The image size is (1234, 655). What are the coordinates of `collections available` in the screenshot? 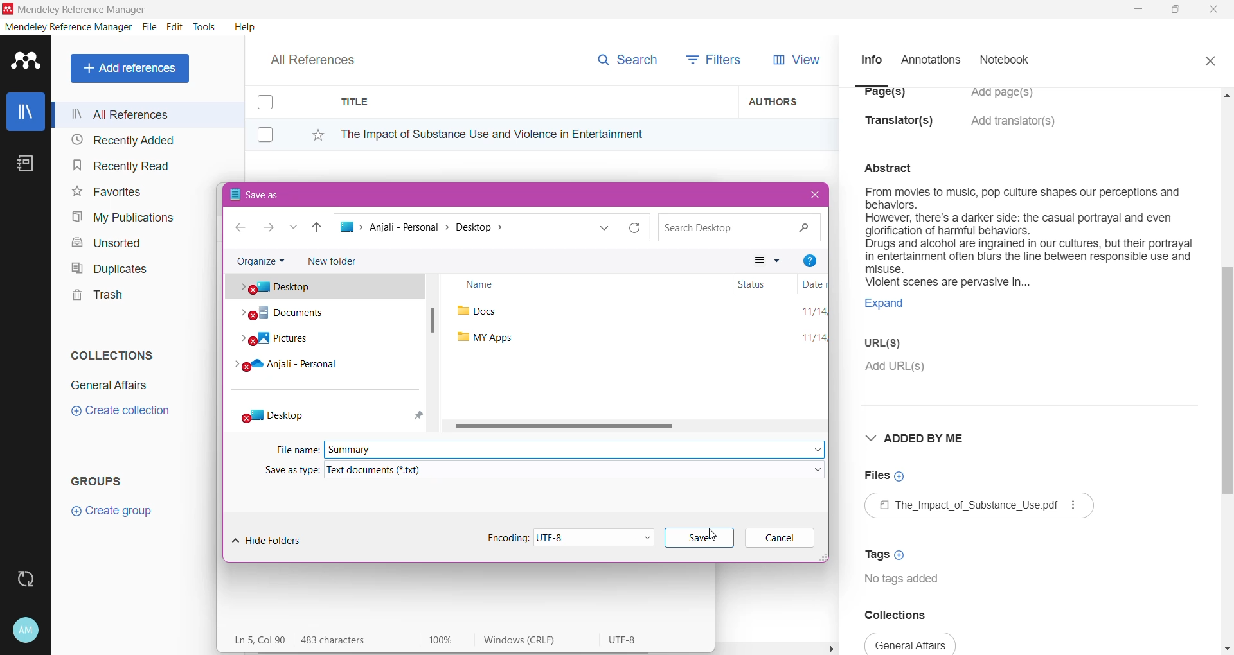 It's located at (911, 643).